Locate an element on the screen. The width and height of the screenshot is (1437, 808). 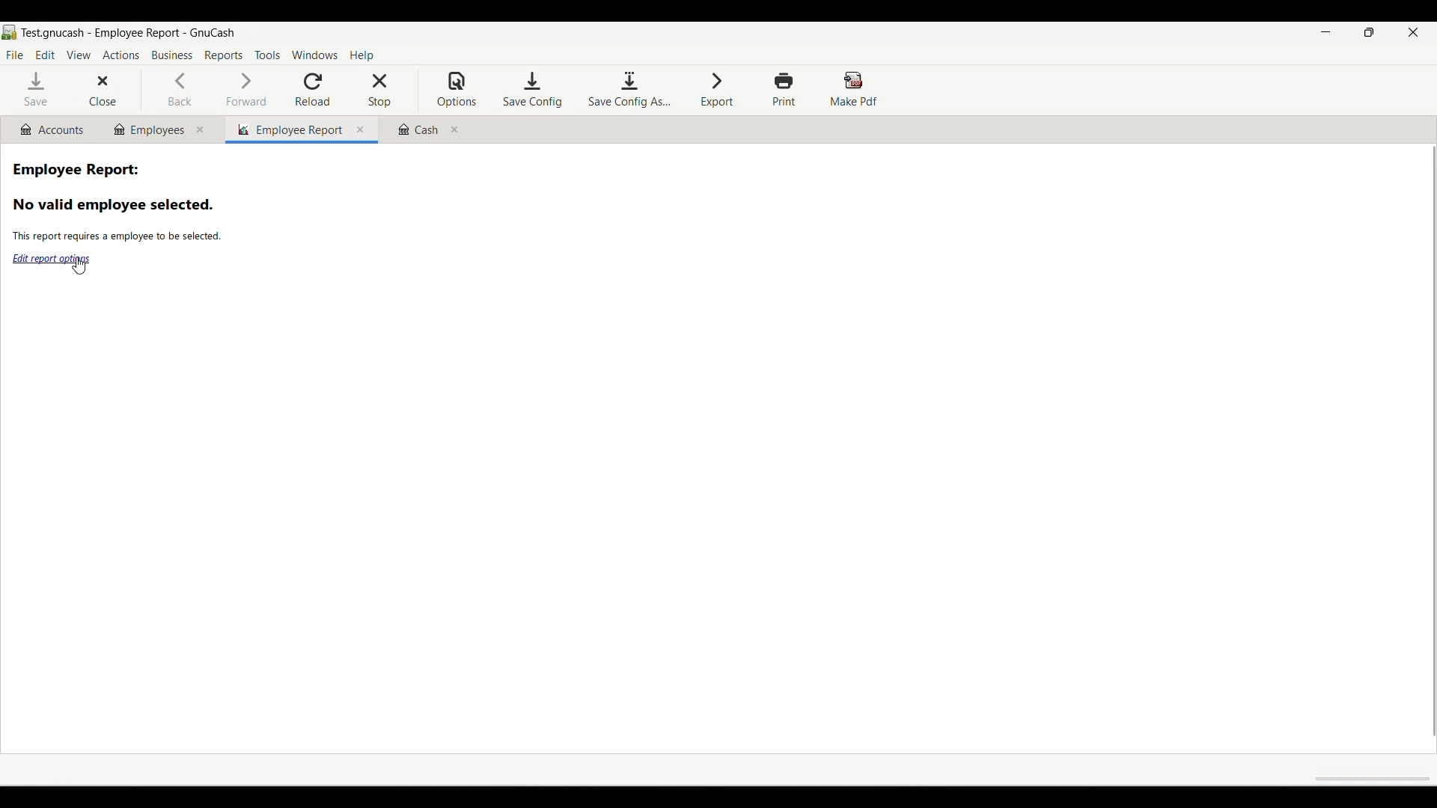
Save configuration as is located at coordinates (629, 90).